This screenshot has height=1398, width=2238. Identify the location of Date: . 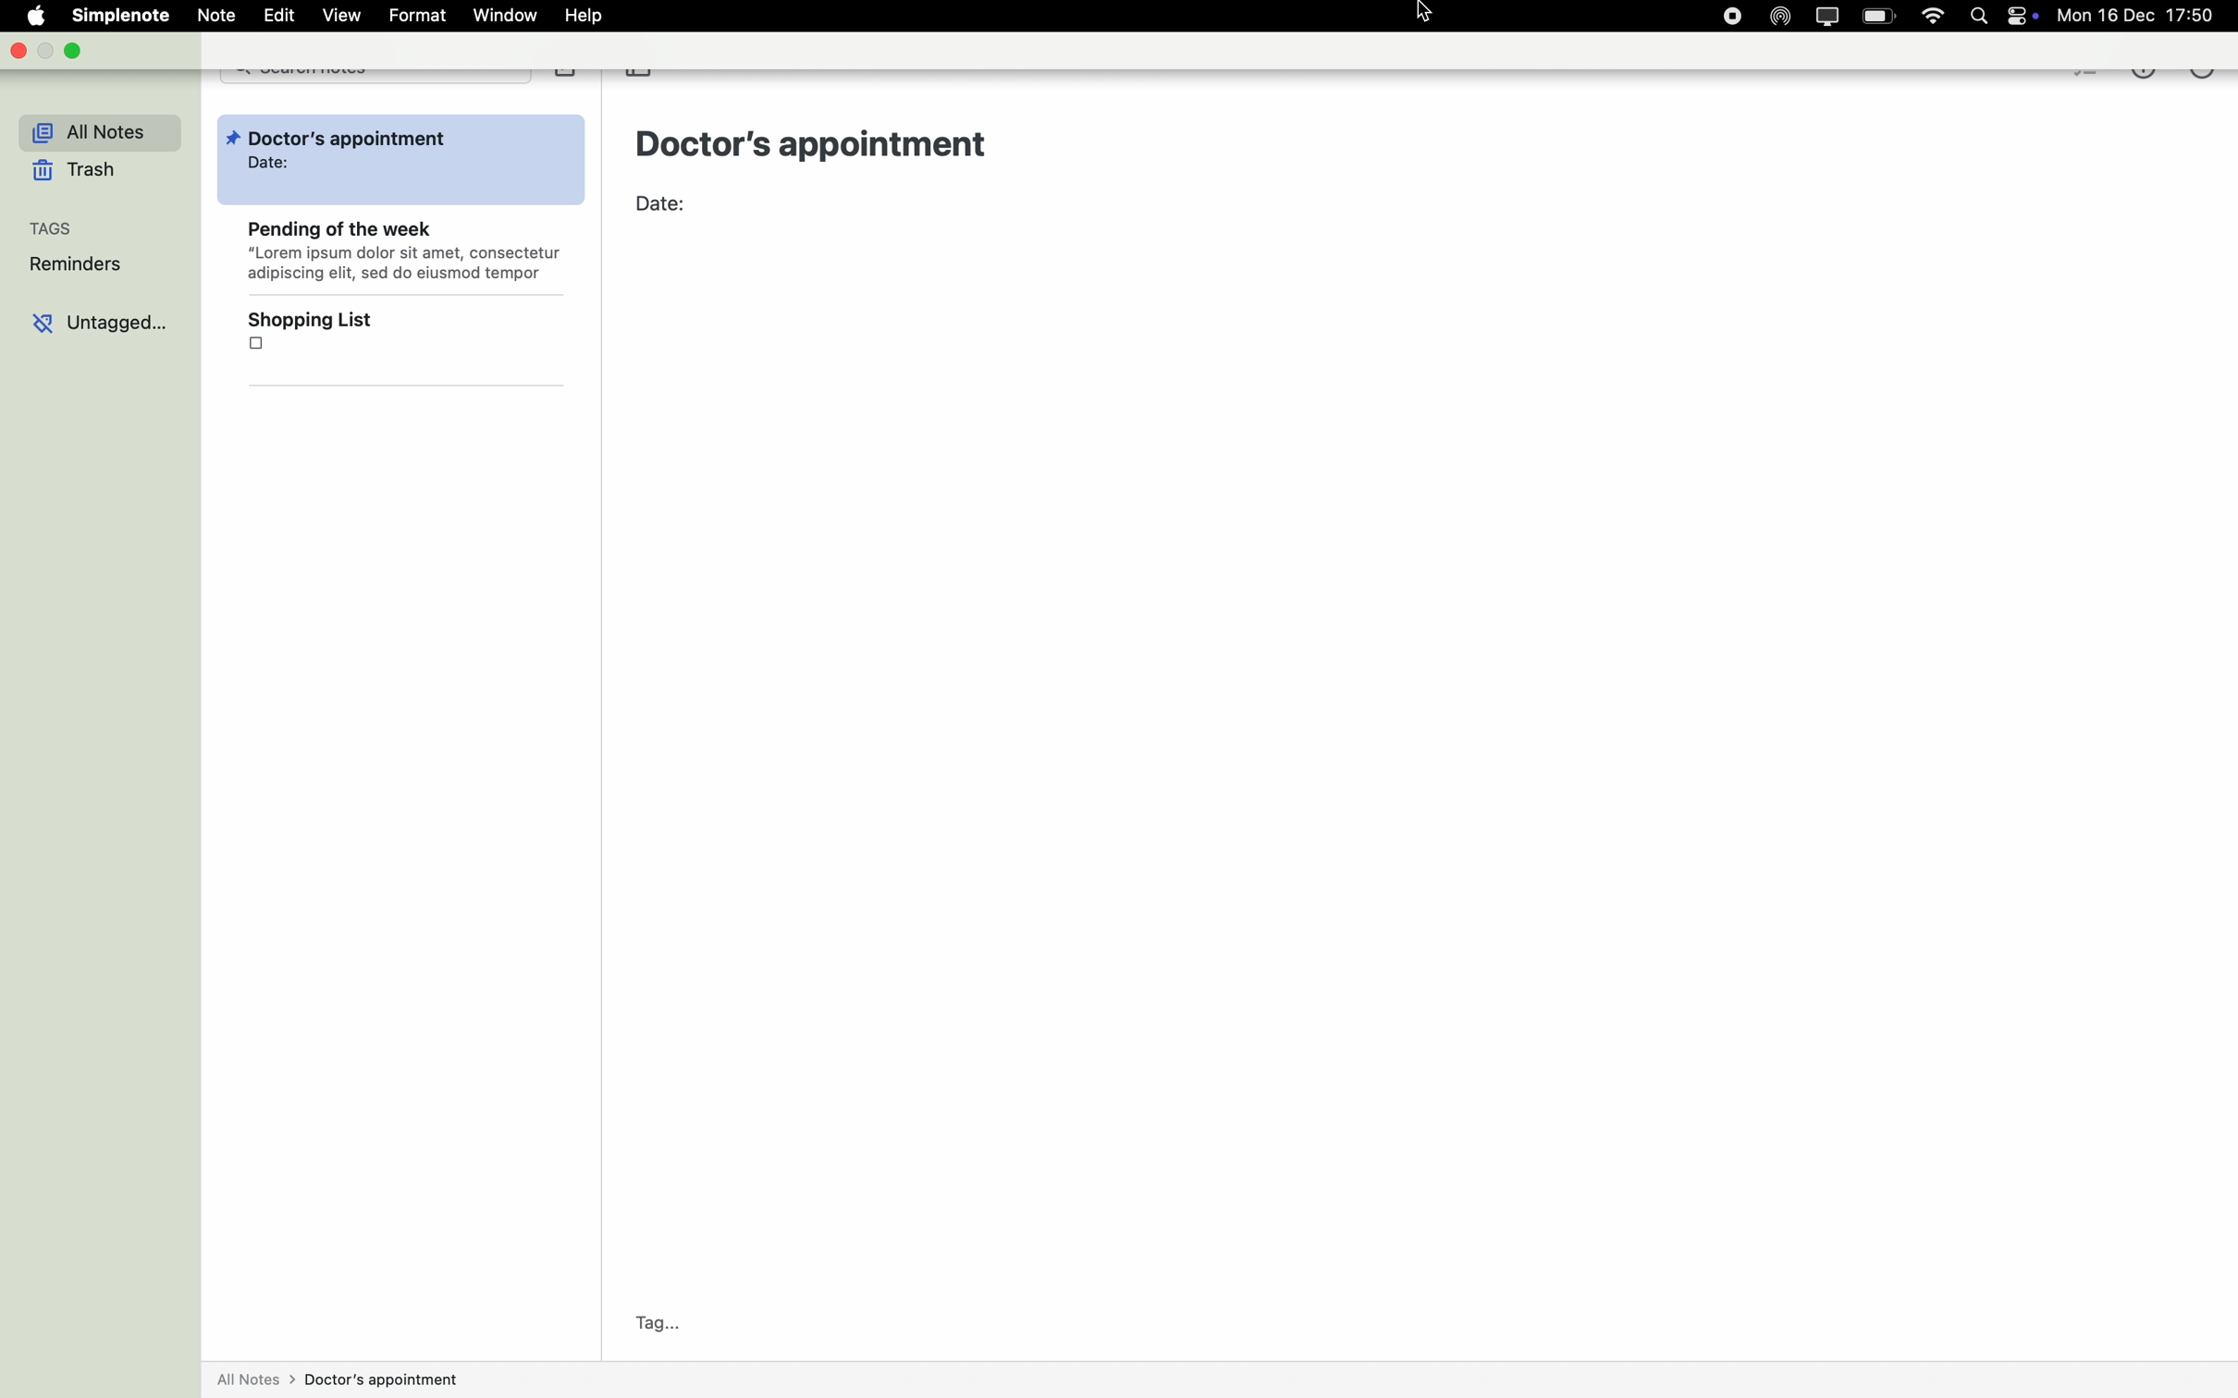
(669, 207).